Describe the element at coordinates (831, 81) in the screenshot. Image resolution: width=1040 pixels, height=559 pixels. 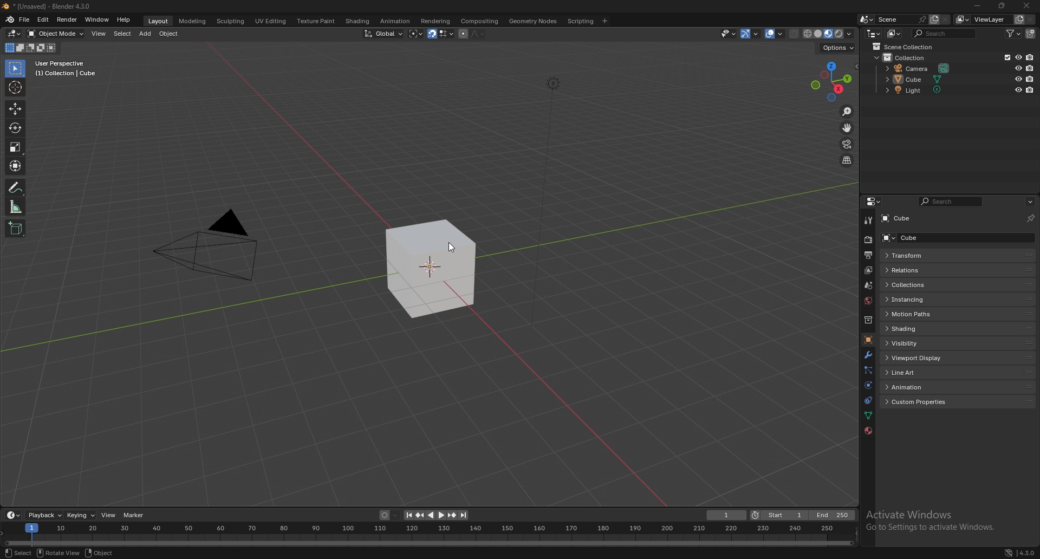
I see `preset viewpoint` at that location.